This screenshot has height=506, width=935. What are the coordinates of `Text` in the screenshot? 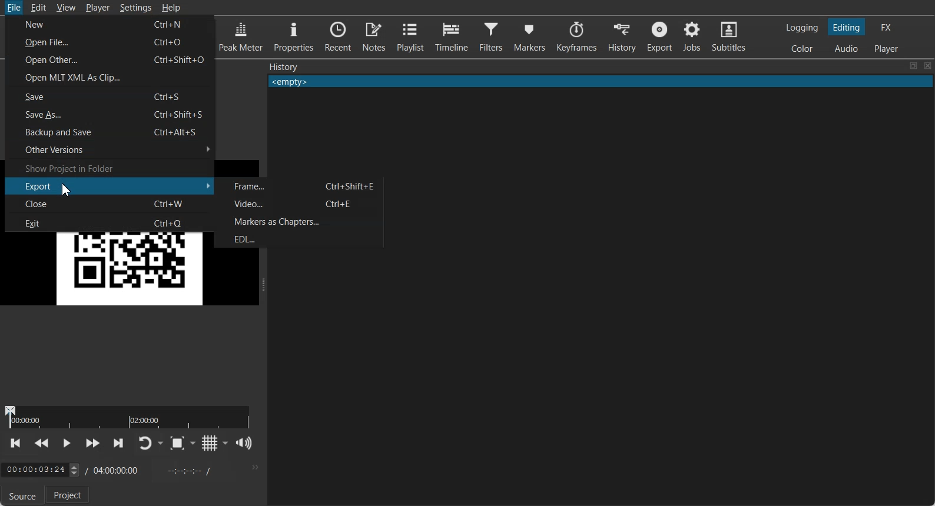 It's located at (284, 66).